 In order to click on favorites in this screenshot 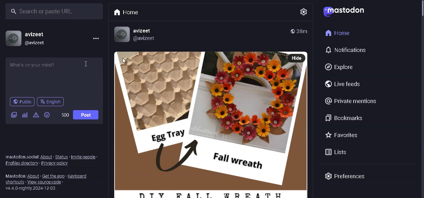, I will do `click(341, 136)`.